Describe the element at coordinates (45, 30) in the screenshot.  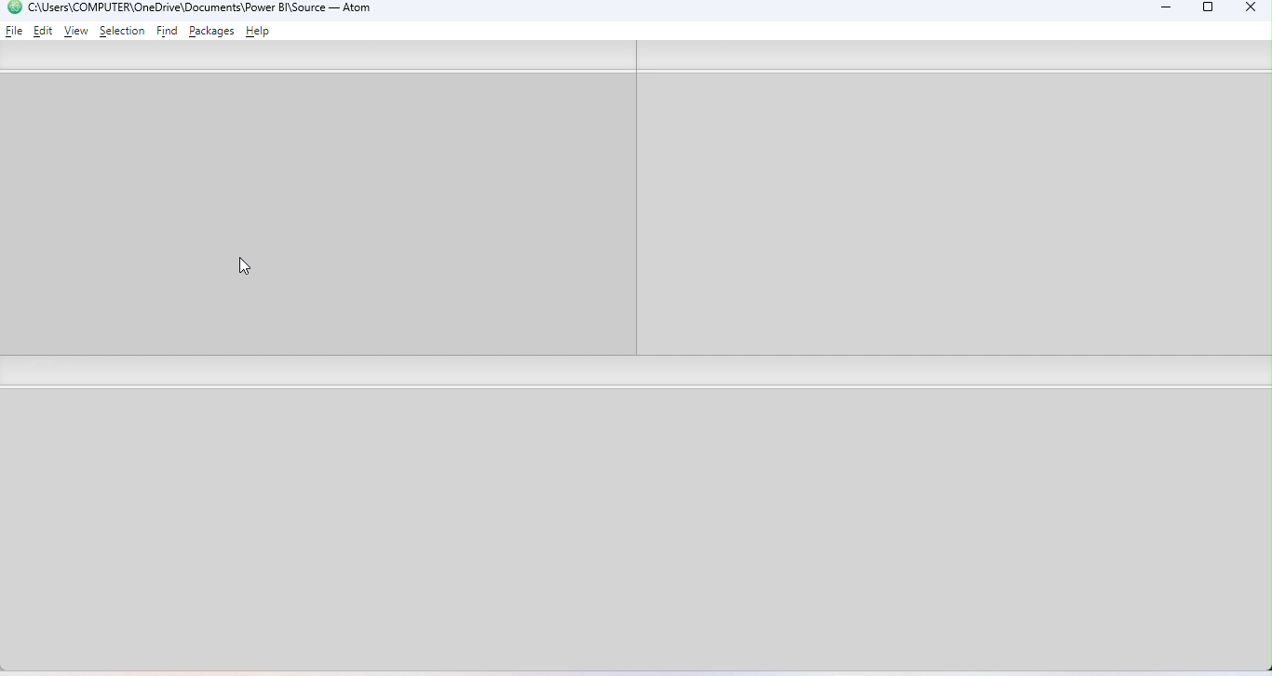
I see `Edit` at that location.